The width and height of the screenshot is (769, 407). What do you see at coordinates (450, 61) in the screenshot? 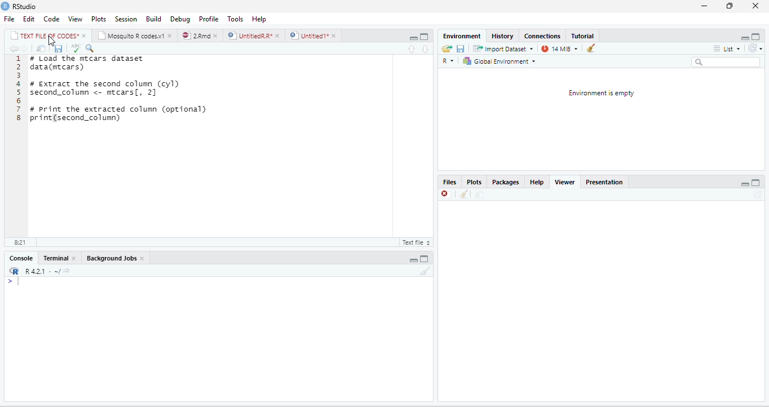
I see `R` at bounding box center [450, 61].